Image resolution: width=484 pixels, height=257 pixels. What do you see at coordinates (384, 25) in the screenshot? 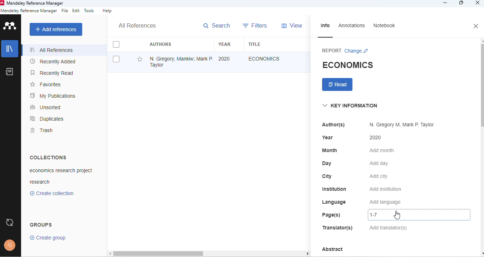
I see `notebook` at bounding box center [384, 25].